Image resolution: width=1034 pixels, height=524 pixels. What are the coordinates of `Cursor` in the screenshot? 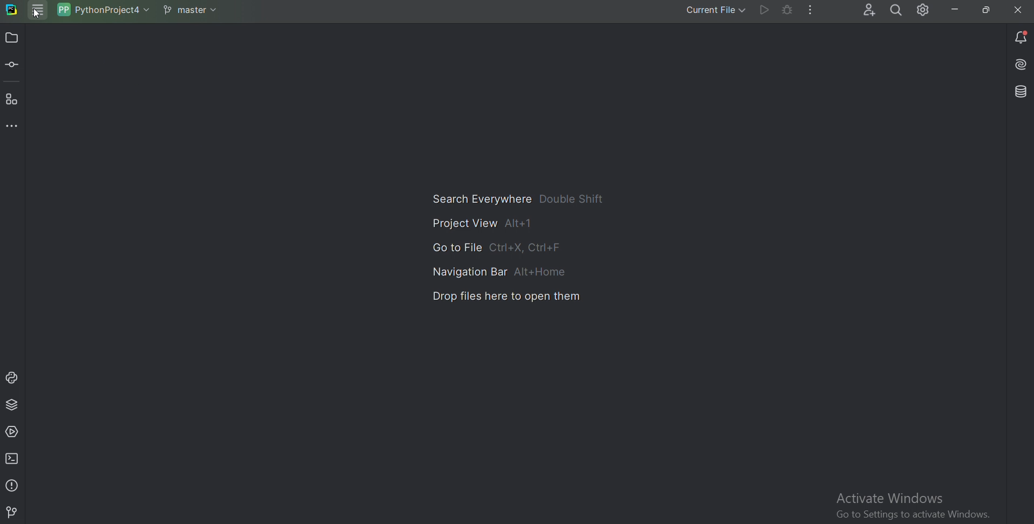 It's located at (37, 14).